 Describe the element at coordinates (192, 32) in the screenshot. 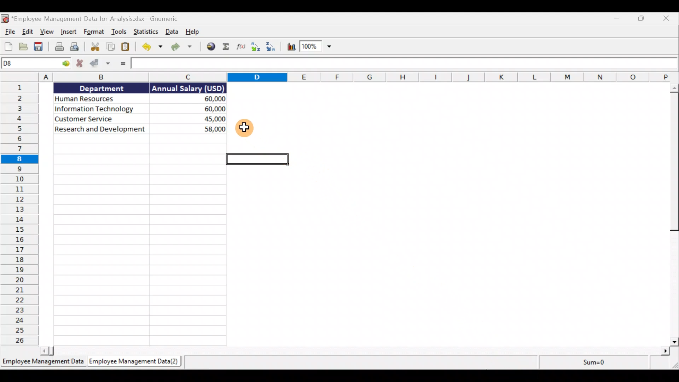

I see `Help` at that location.